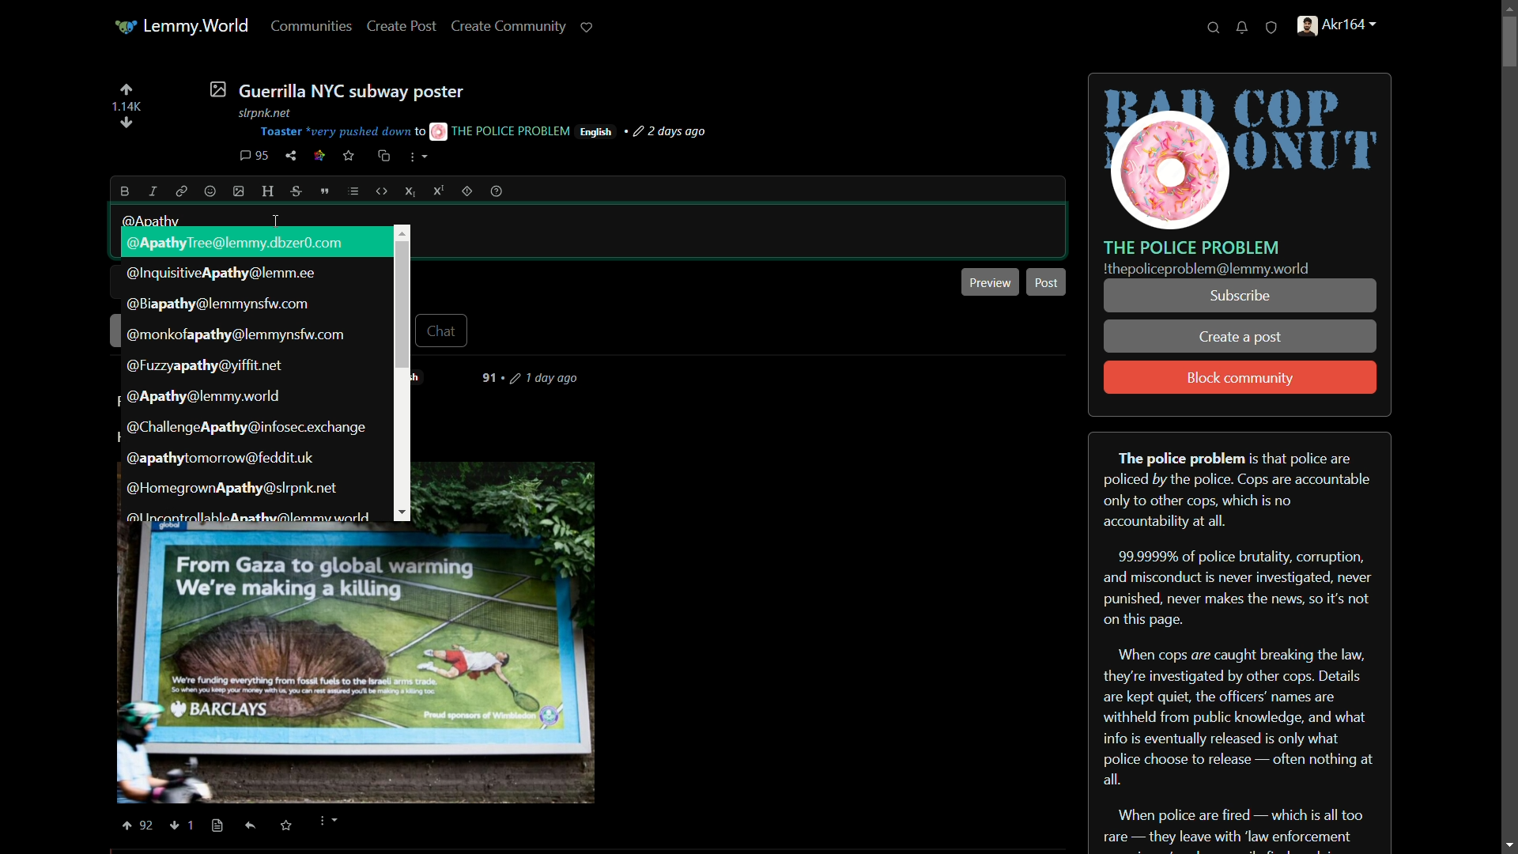 The width and height of the screenshot is (1518, 854). I want to click on handle, so click(1346, 28).